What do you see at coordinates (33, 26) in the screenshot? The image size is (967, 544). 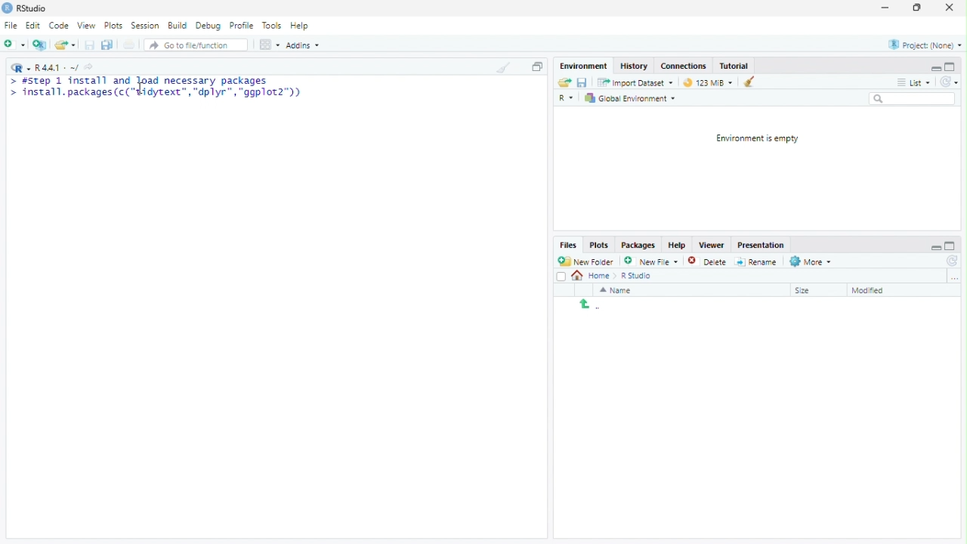 I see `Edit` at bounding box center [33, 26].